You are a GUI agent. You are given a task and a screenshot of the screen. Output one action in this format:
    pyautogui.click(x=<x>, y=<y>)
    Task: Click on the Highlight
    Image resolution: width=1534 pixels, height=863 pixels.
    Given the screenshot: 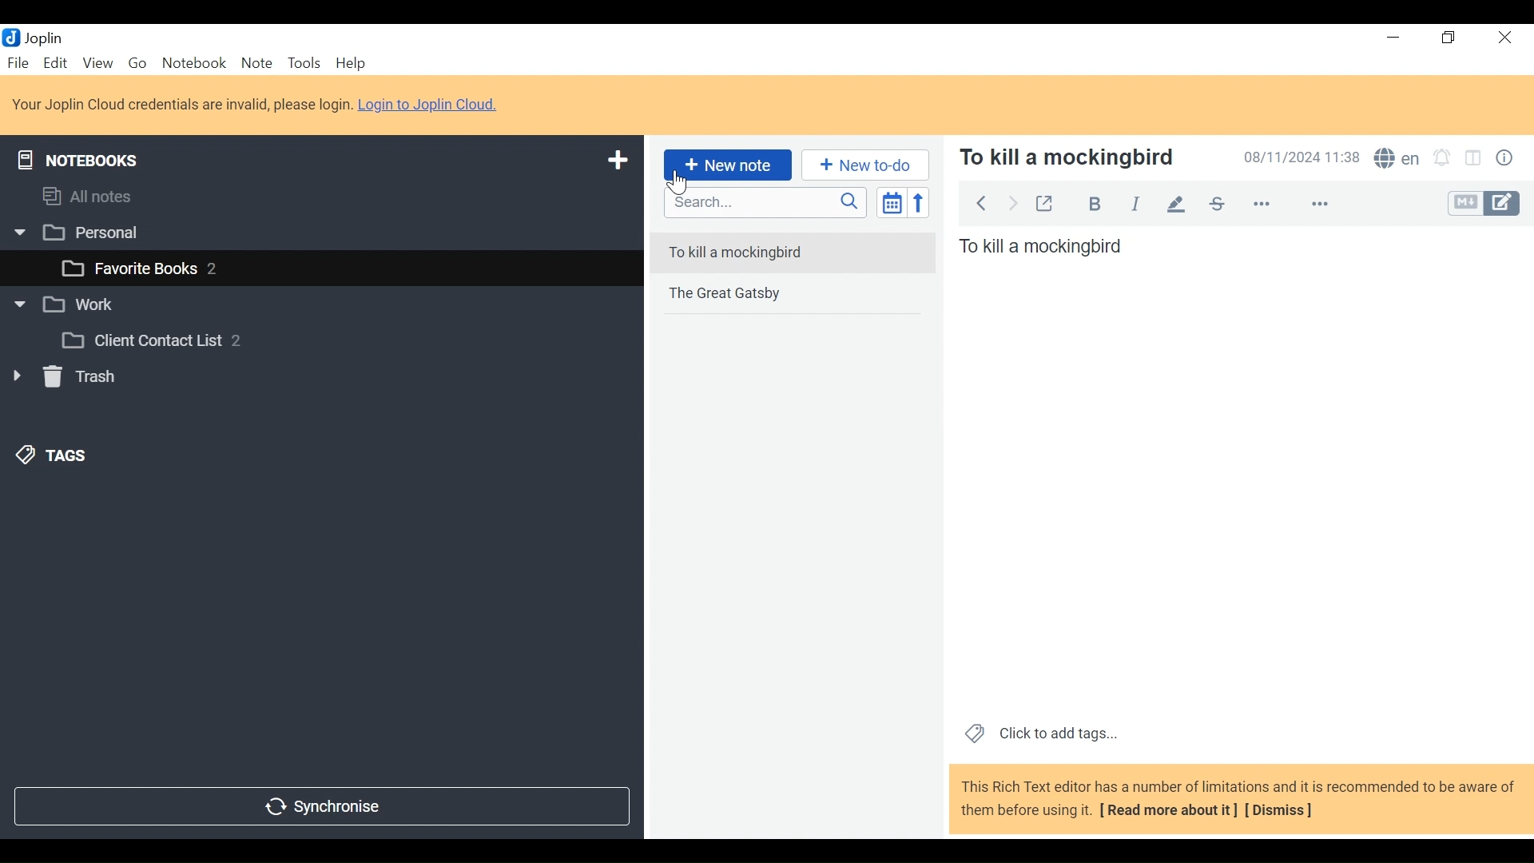 What is the action you would take?
    pyautogui.click(x=1176, y=205)
    